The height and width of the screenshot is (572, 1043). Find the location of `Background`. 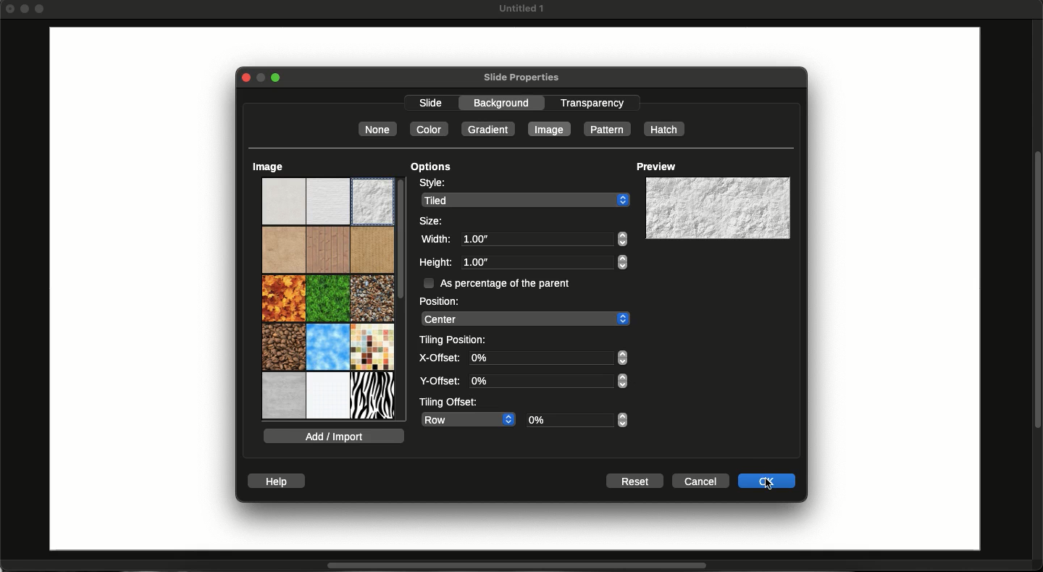

Background is located at coordinates (507, 103).